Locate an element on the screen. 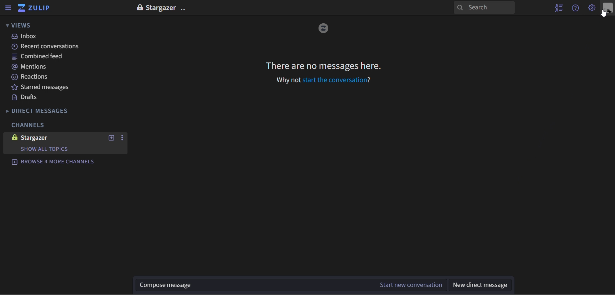 This screenshot has width=615, height=295. reactions is located at coordinates (31, 78).